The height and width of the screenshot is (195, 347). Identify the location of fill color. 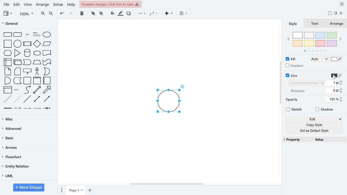
(113, 14).